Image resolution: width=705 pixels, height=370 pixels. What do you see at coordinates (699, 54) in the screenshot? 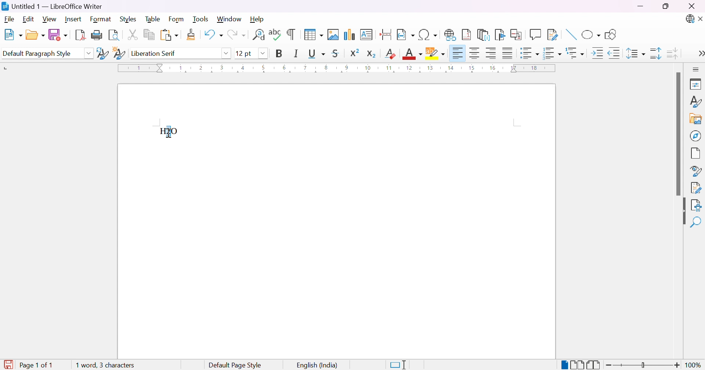
I see `More` at bounding box center [699, 54].